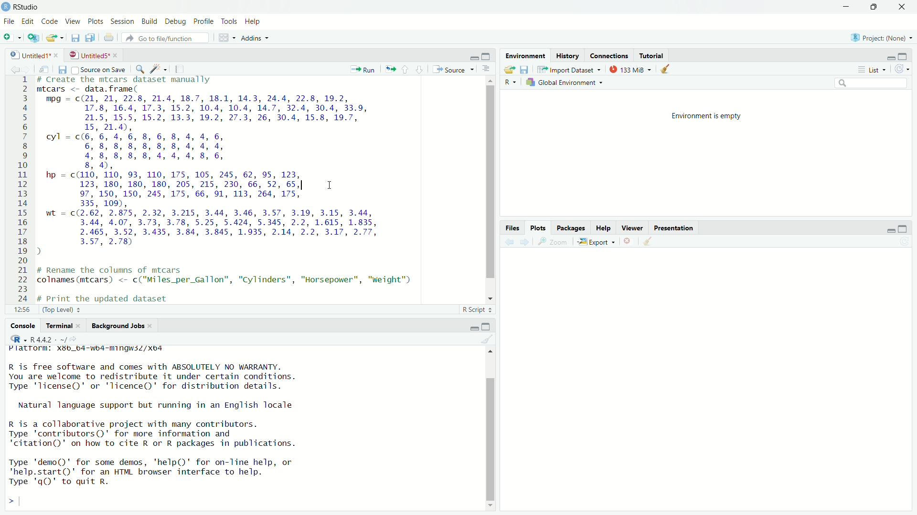 The width and height of the screenshot is (917, 515). What do you see at coordinates (74, 38) in the screenshot?
I see `save` at bounding box center [74, 38].